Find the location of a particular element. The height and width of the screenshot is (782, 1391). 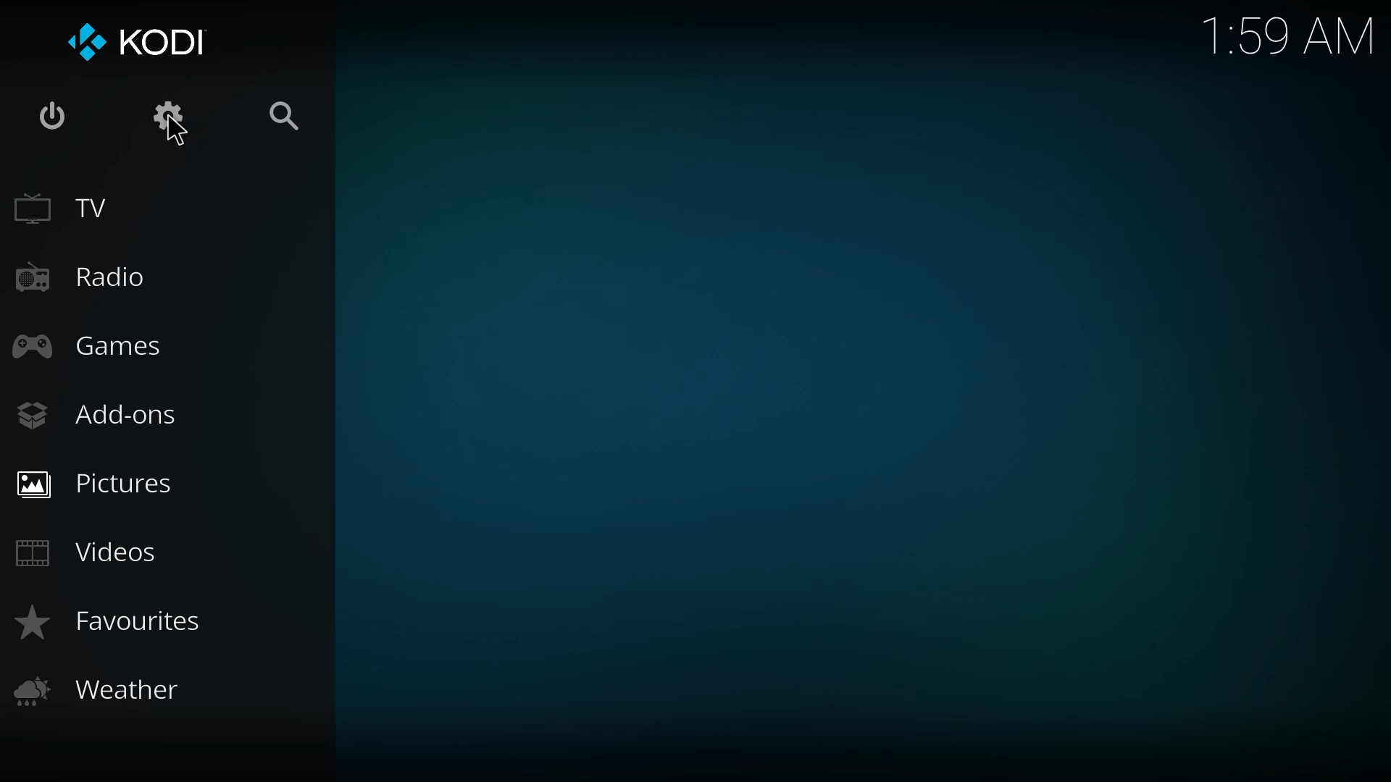

pictures is located at coordinates (105, 482).